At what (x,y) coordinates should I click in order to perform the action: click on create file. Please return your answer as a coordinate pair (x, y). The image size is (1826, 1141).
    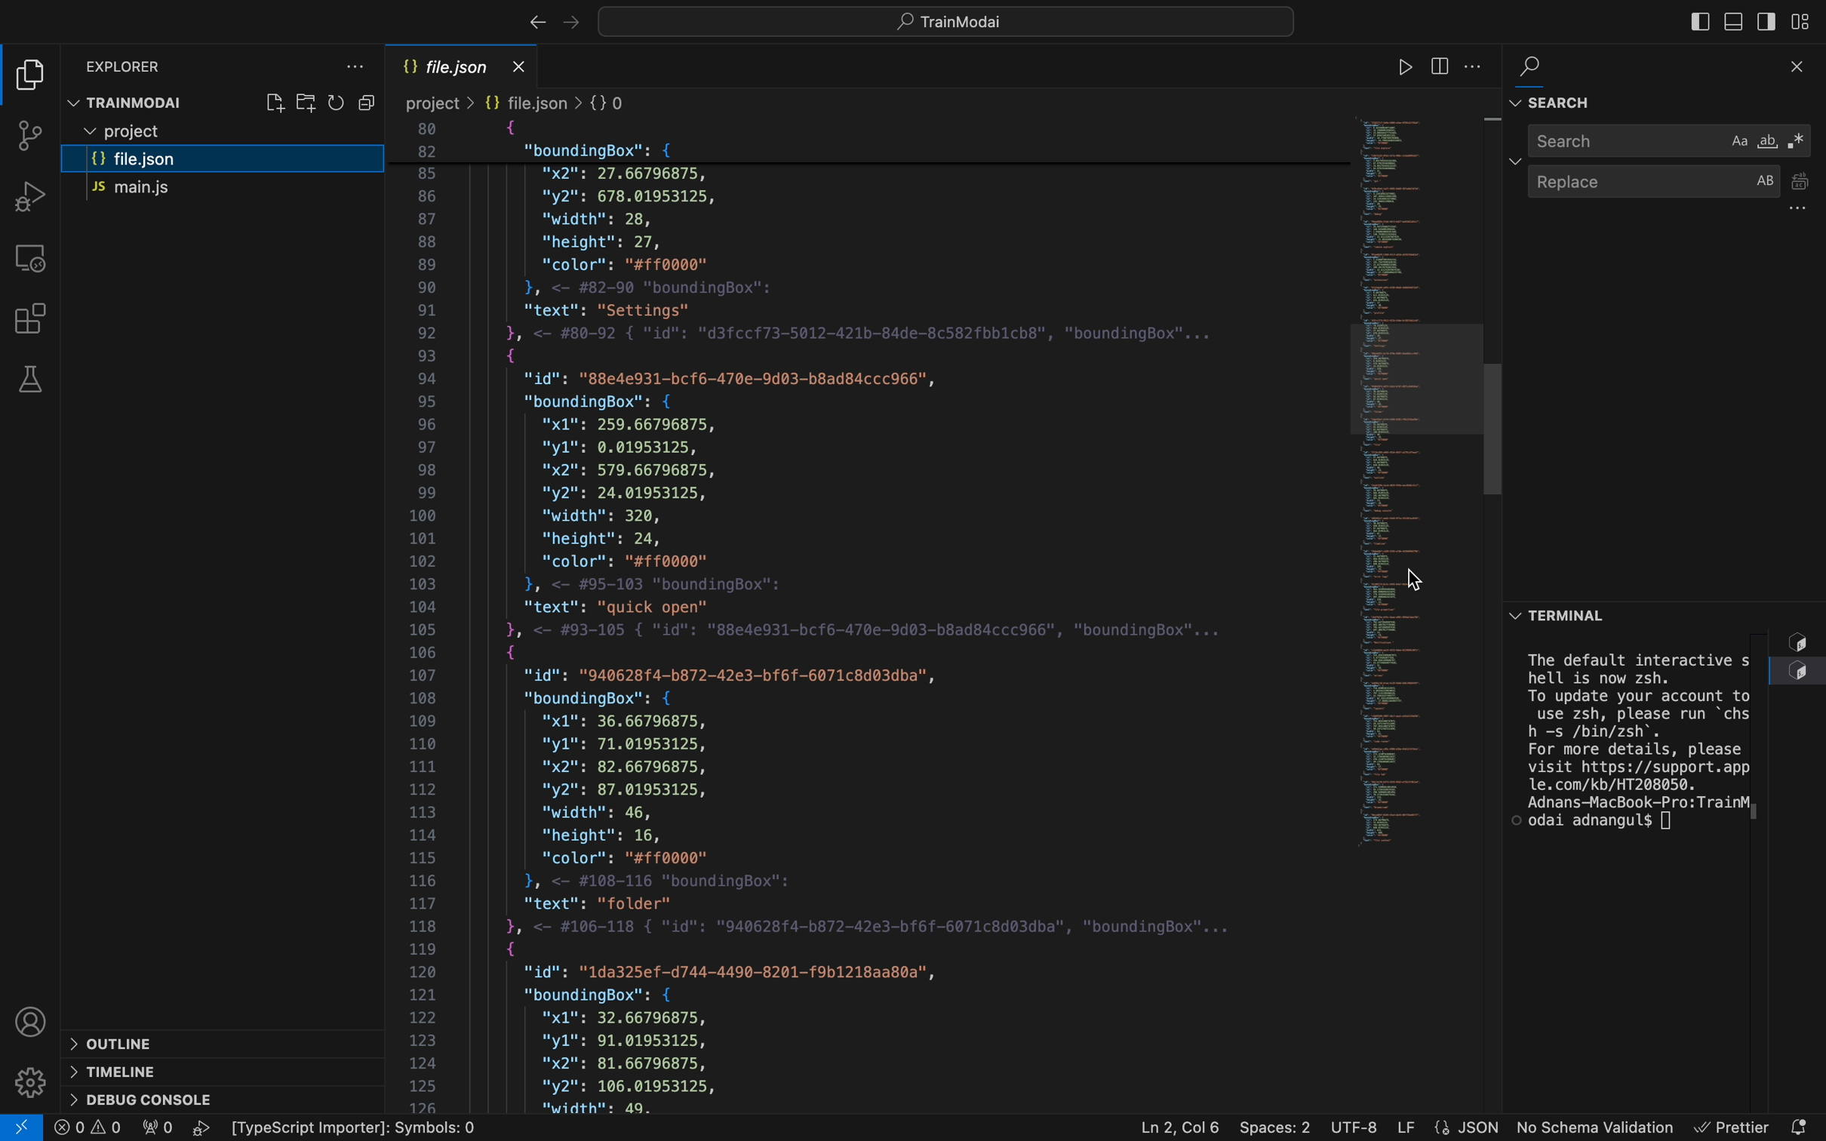
    Looking at the image, I should click on (273, 100).